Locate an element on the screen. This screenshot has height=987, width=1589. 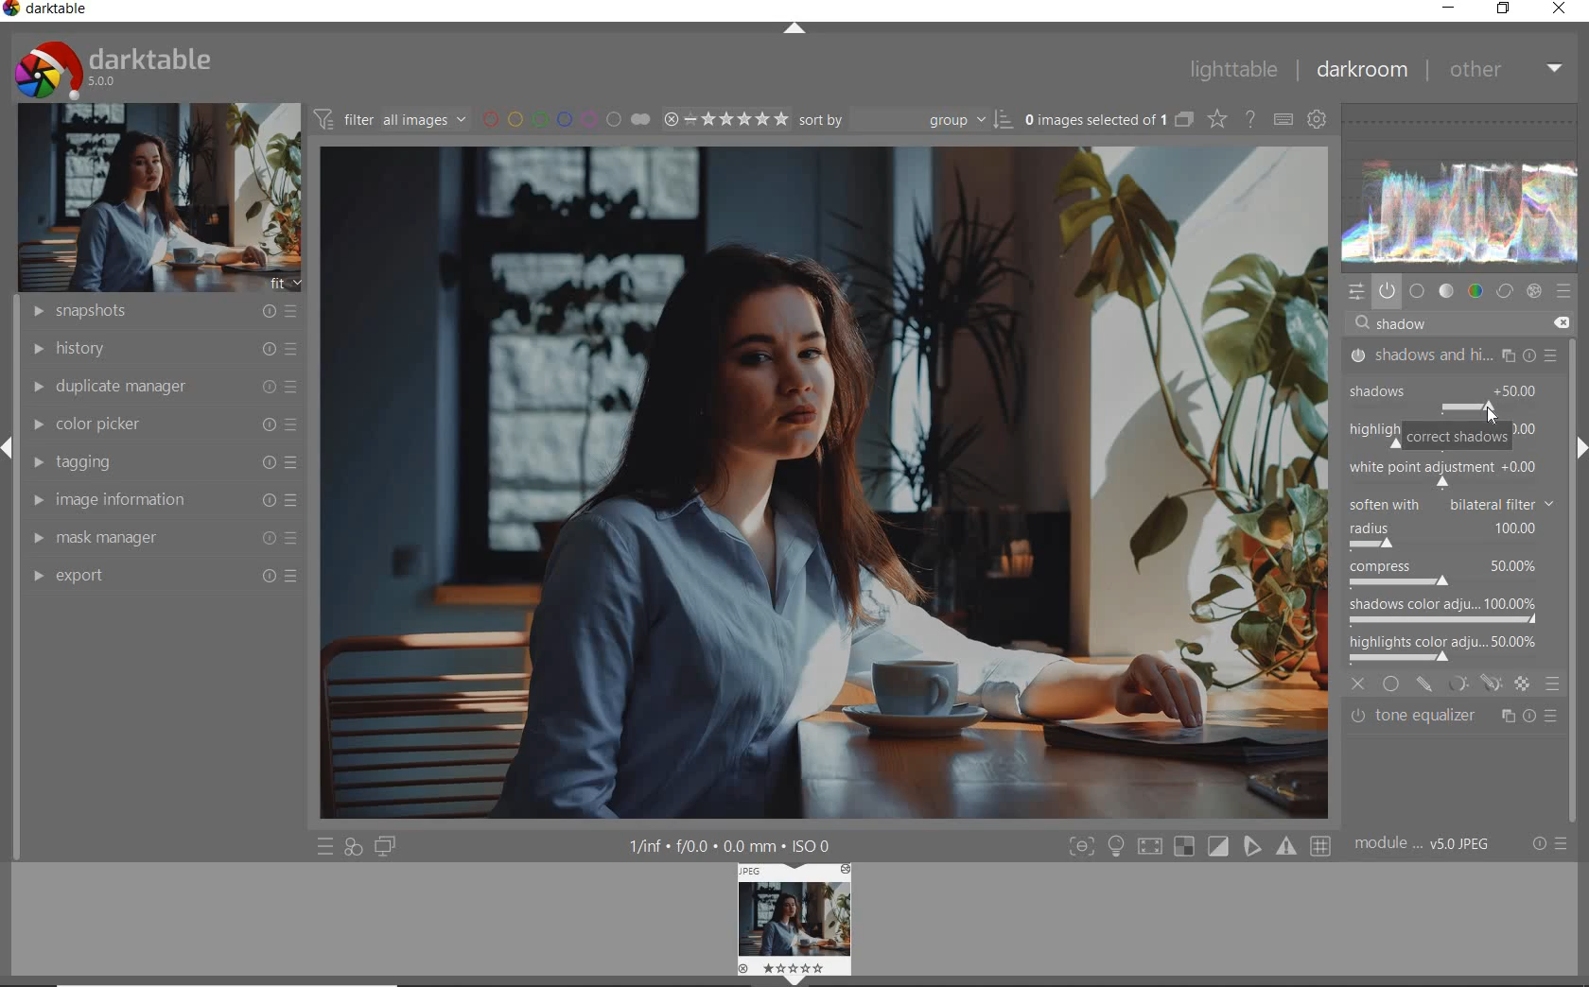
masking options is located at coordinates (1474, 684).